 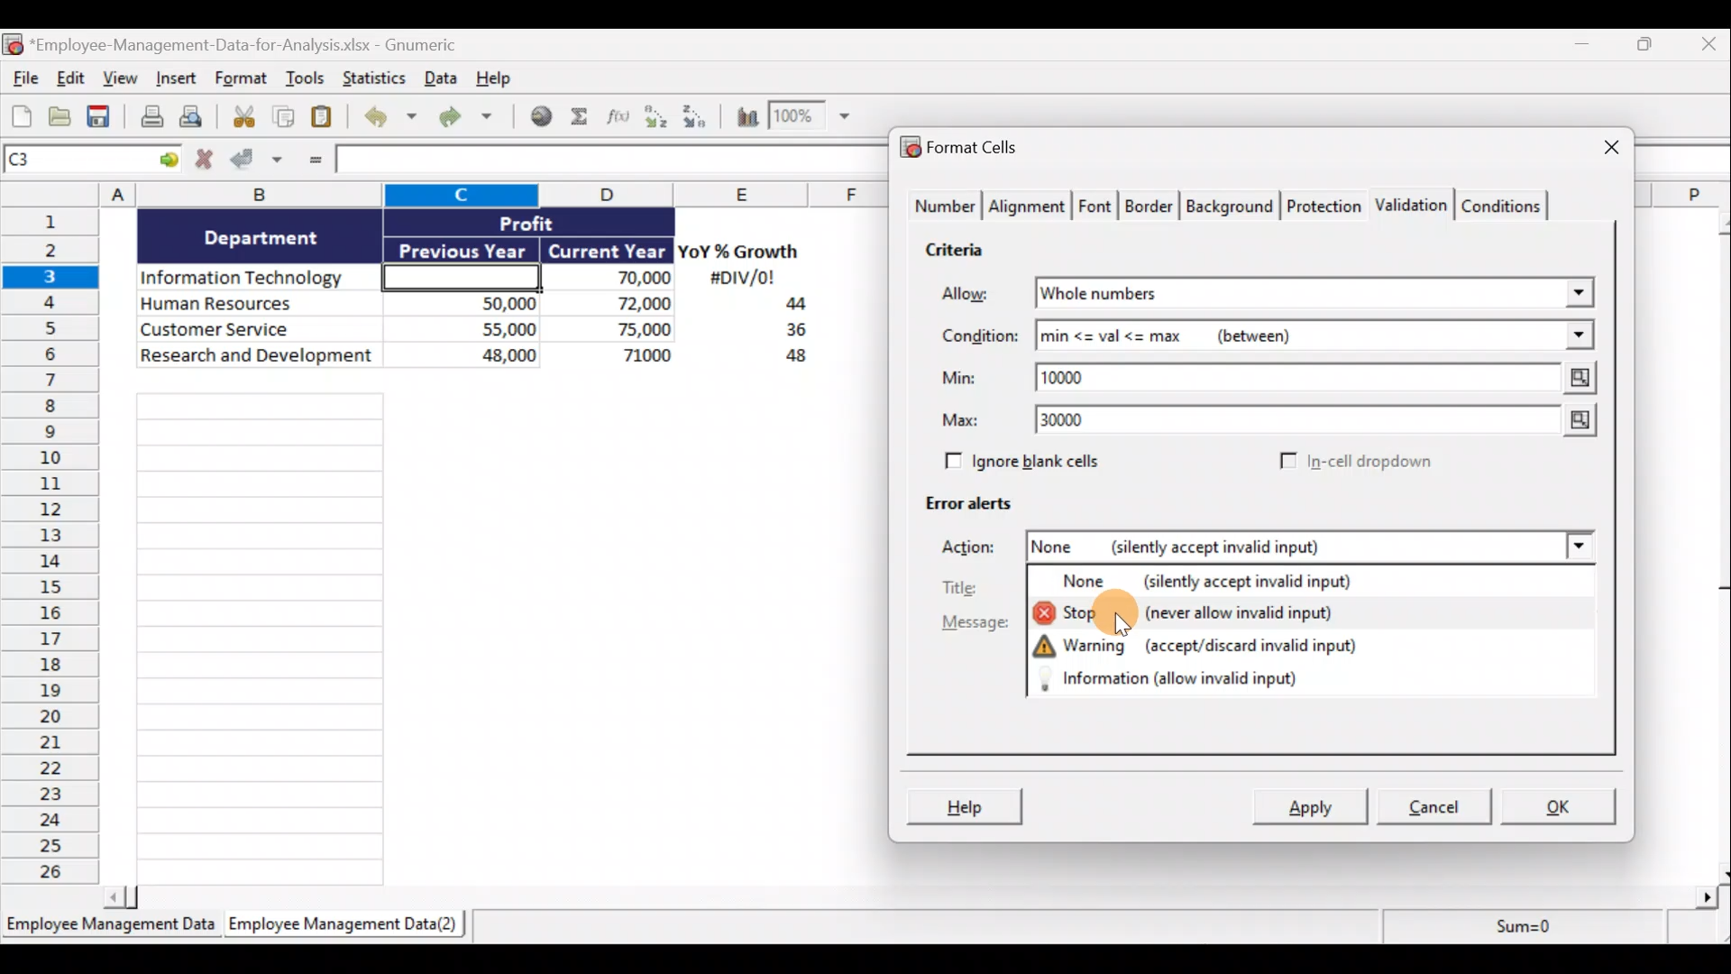 What do you see at coordinates (1575, 378) in the screenshot?
I see `Min value` at bounding box center [1575, 378].